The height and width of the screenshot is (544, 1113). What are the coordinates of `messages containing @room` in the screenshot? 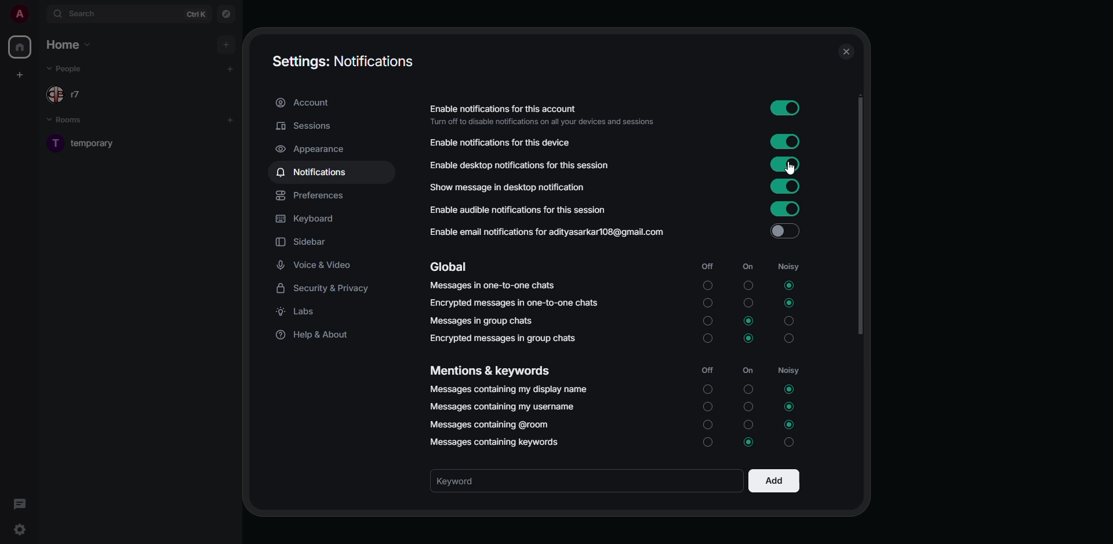 It's located at (488, 425).